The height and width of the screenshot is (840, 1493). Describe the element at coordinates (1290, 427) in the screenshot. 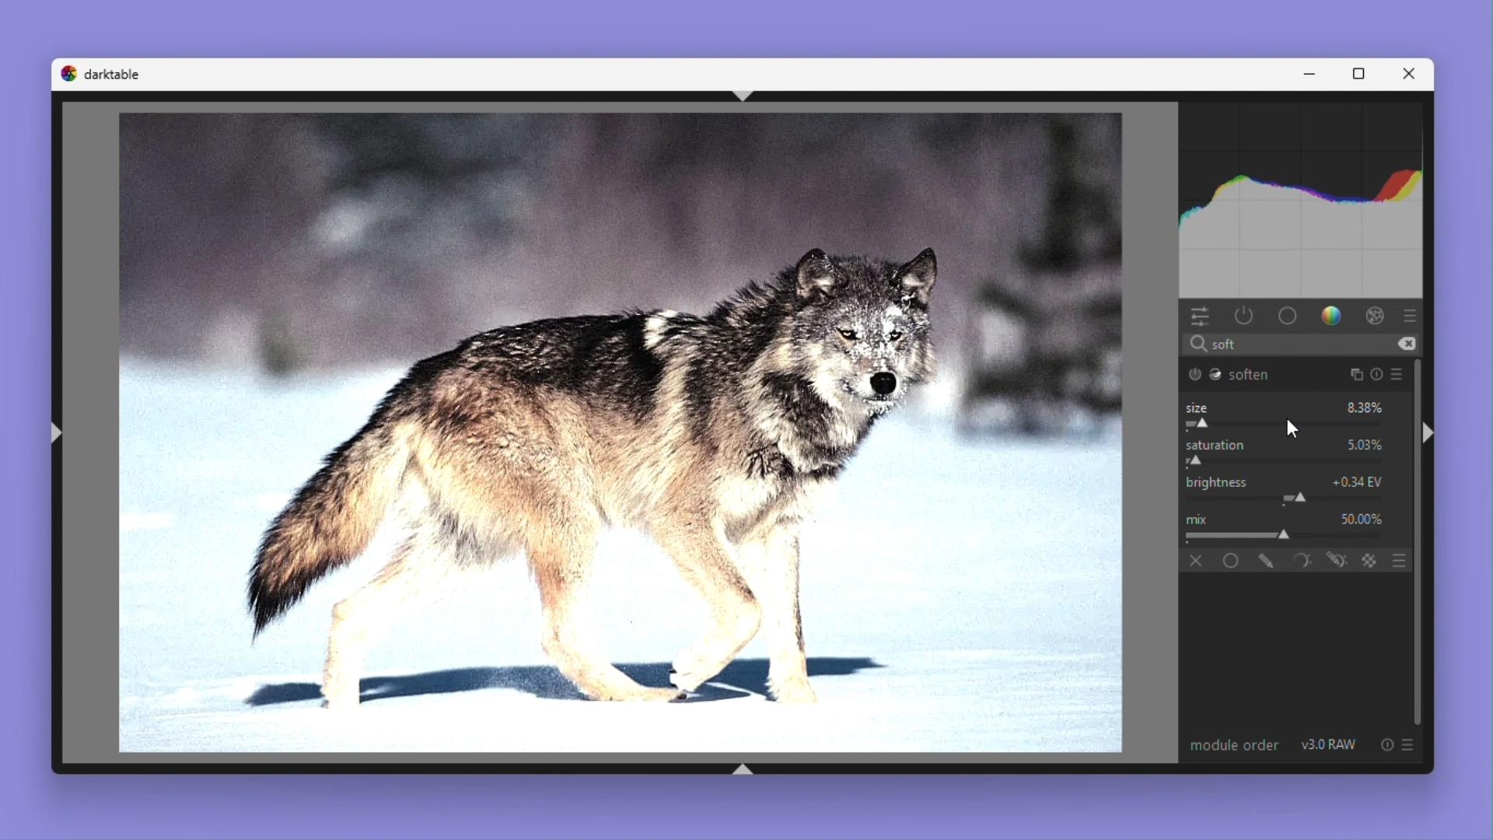

I see `cursor` at that location.